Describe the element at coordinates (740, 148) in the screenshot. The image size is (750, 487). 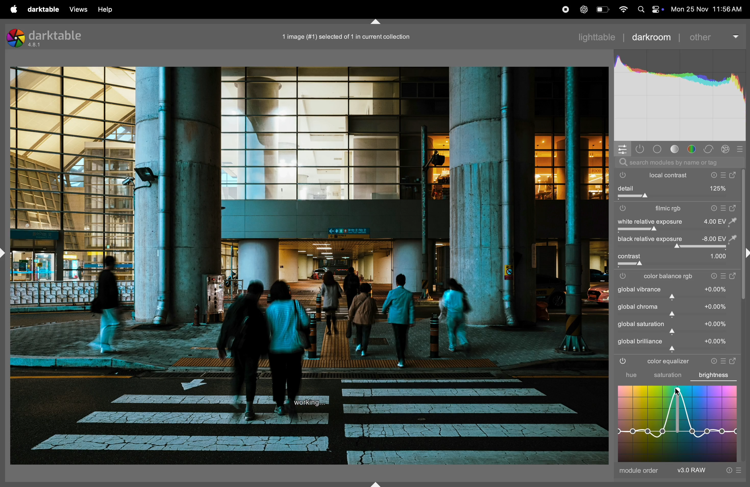
I see `preset` at that location.